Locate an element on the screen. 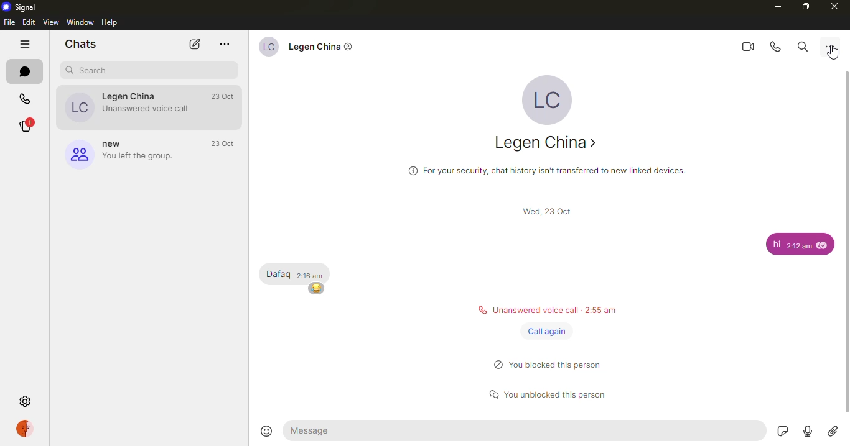 The height and width of the screenshot is (446, 850). time is located at coordinates (226, 142).